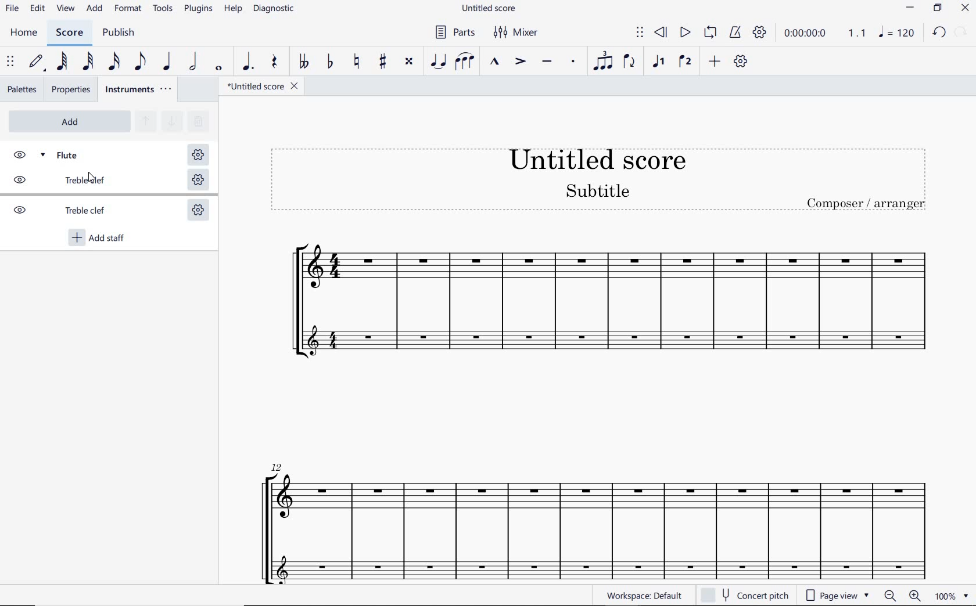 The image size is (976, 606). Describe the element at coordinates (163, 9) in the screenshot. I see `TOOLS` at that location.